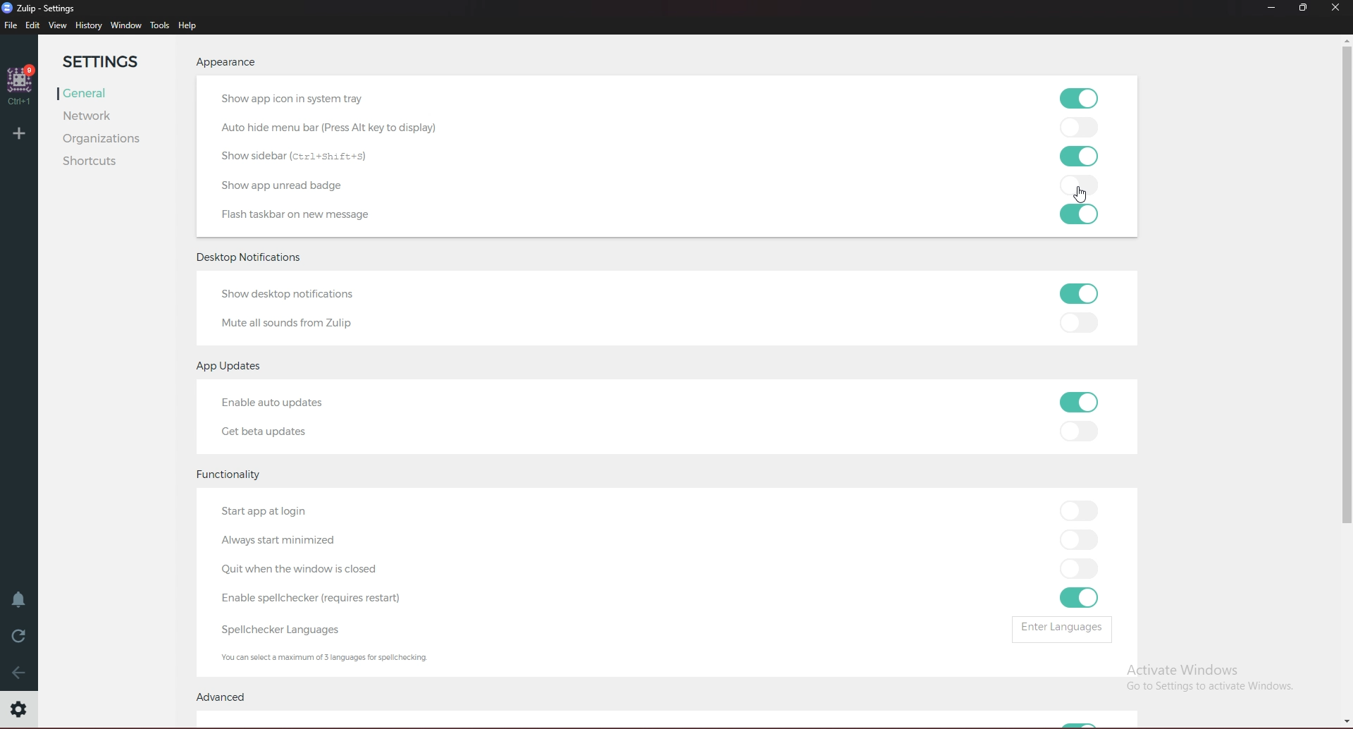  I want to click on resize, so click(1303, 8).